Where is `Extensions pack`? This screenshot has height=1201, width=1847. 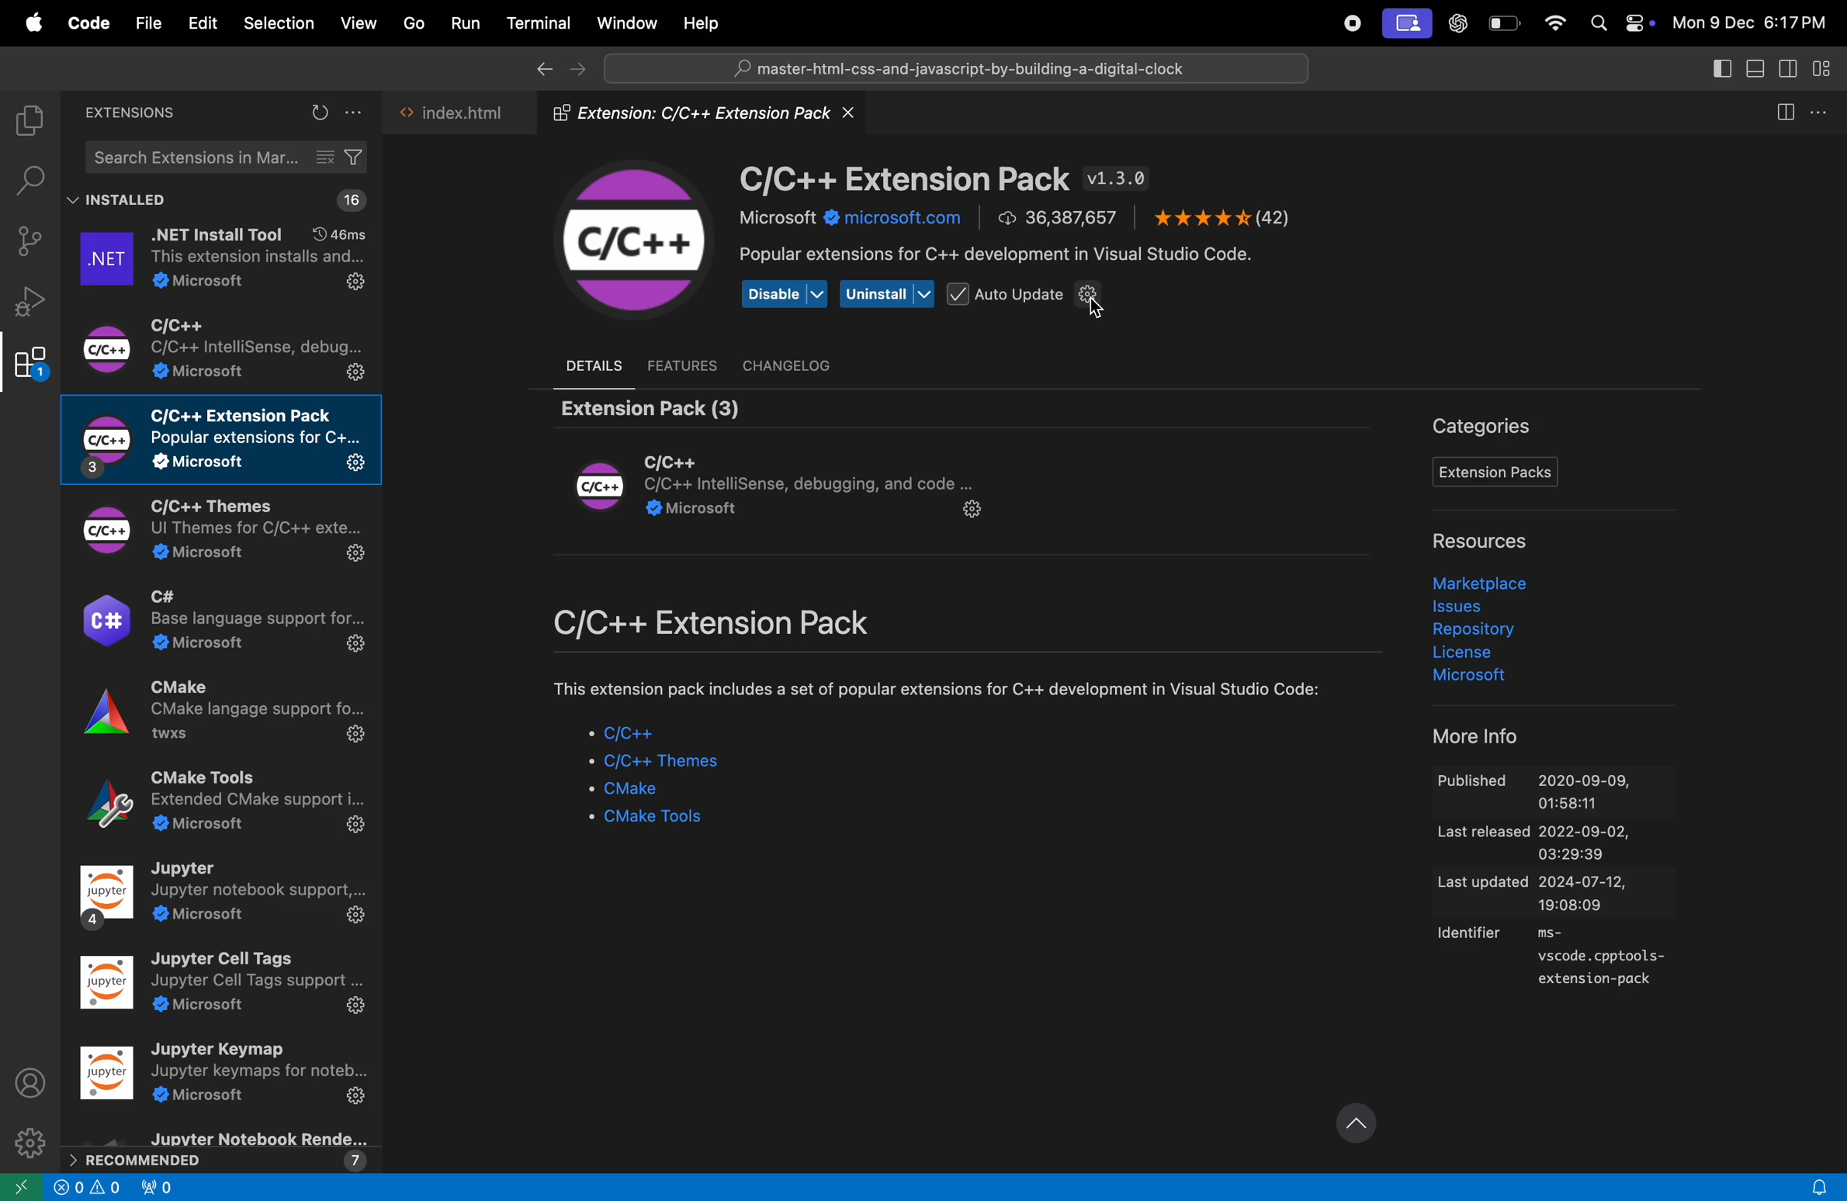 Extensions pack is located at coordinates (669, 410).